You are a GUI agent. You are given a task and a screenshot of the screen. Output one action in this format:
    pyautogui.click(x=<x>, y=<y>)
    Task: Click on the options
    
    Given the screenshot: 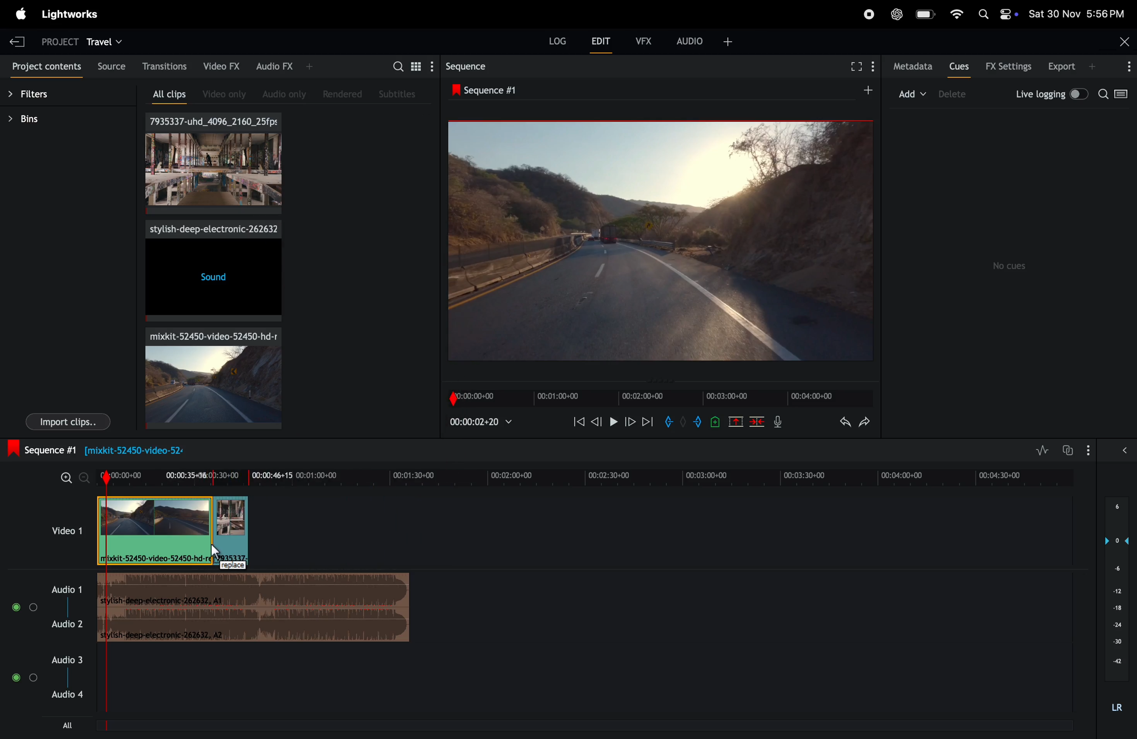 What is the action you would take?
    pyautogui.click(x=1126, y=66)
    